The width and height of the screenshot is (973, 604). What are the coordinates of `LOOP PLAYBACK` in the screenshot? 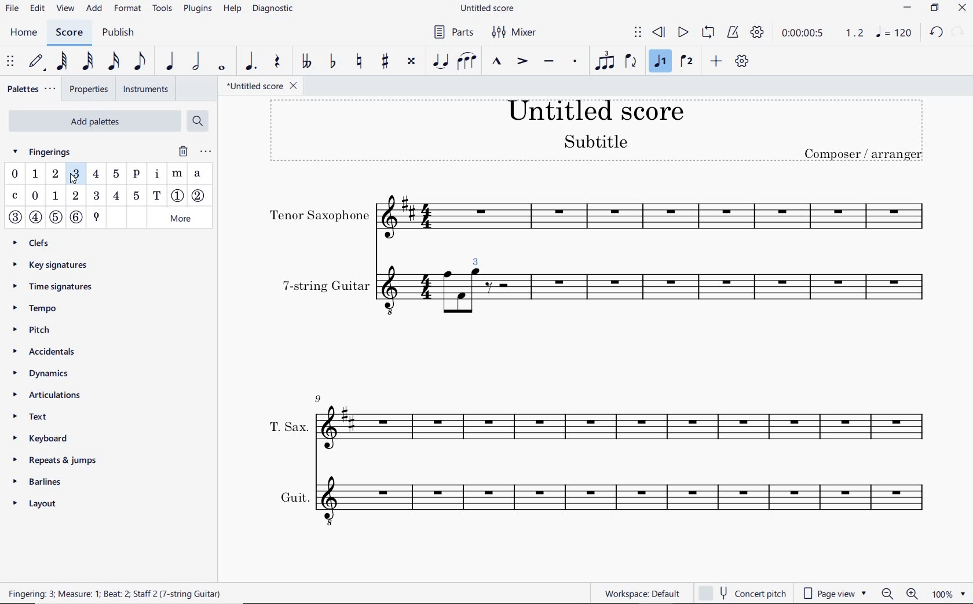 It's located at (708, 32).